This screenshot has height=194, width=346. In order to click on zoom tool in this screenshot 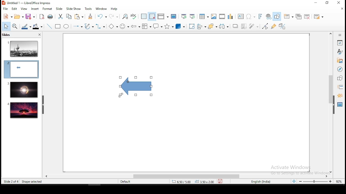, I will do `click(15, 27)`.